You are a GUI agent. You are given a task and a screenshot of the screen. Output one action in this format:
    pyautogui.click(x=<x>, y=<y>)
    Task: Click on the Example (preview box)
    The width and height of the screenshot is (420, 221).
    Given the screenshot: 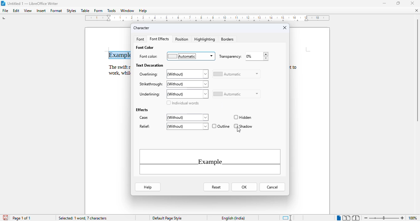 What is the action you would take?
    pyautogui.click(x=210, y=162)
    